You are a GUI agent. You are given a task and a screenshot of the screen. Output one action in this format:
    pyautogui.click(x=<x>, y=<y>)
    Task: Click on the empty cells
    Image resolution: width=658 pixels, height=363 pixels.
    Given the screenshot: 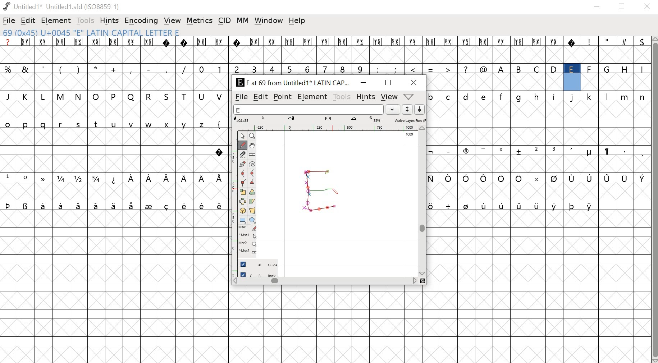 What is the action you would take?
    pyautogui.click(x=325, y=55)
    